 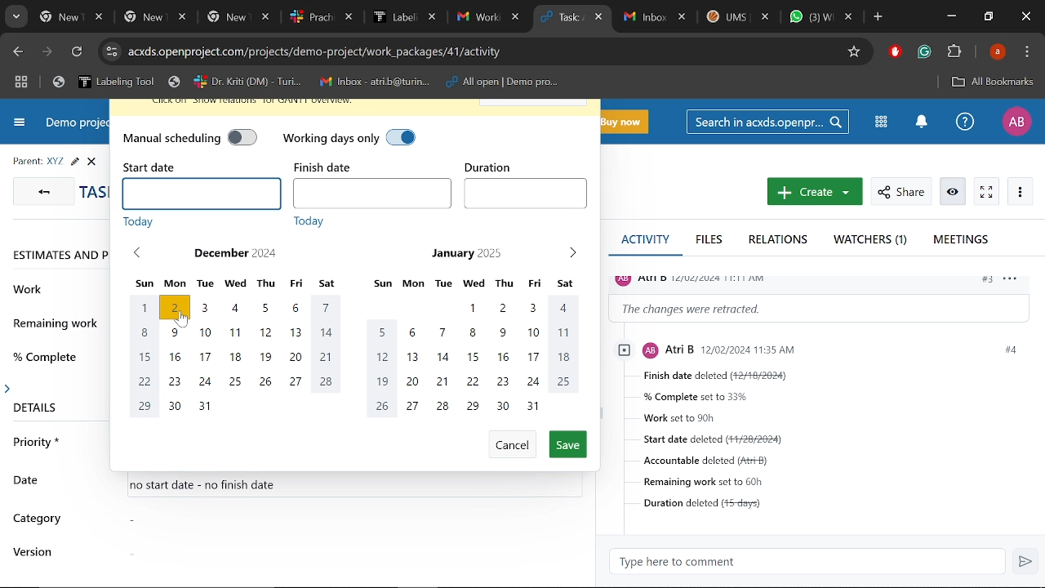 What do you see at coordinates (237, 344) in the screenshot?
I see `Month of December` at bounding box center [237, 344].